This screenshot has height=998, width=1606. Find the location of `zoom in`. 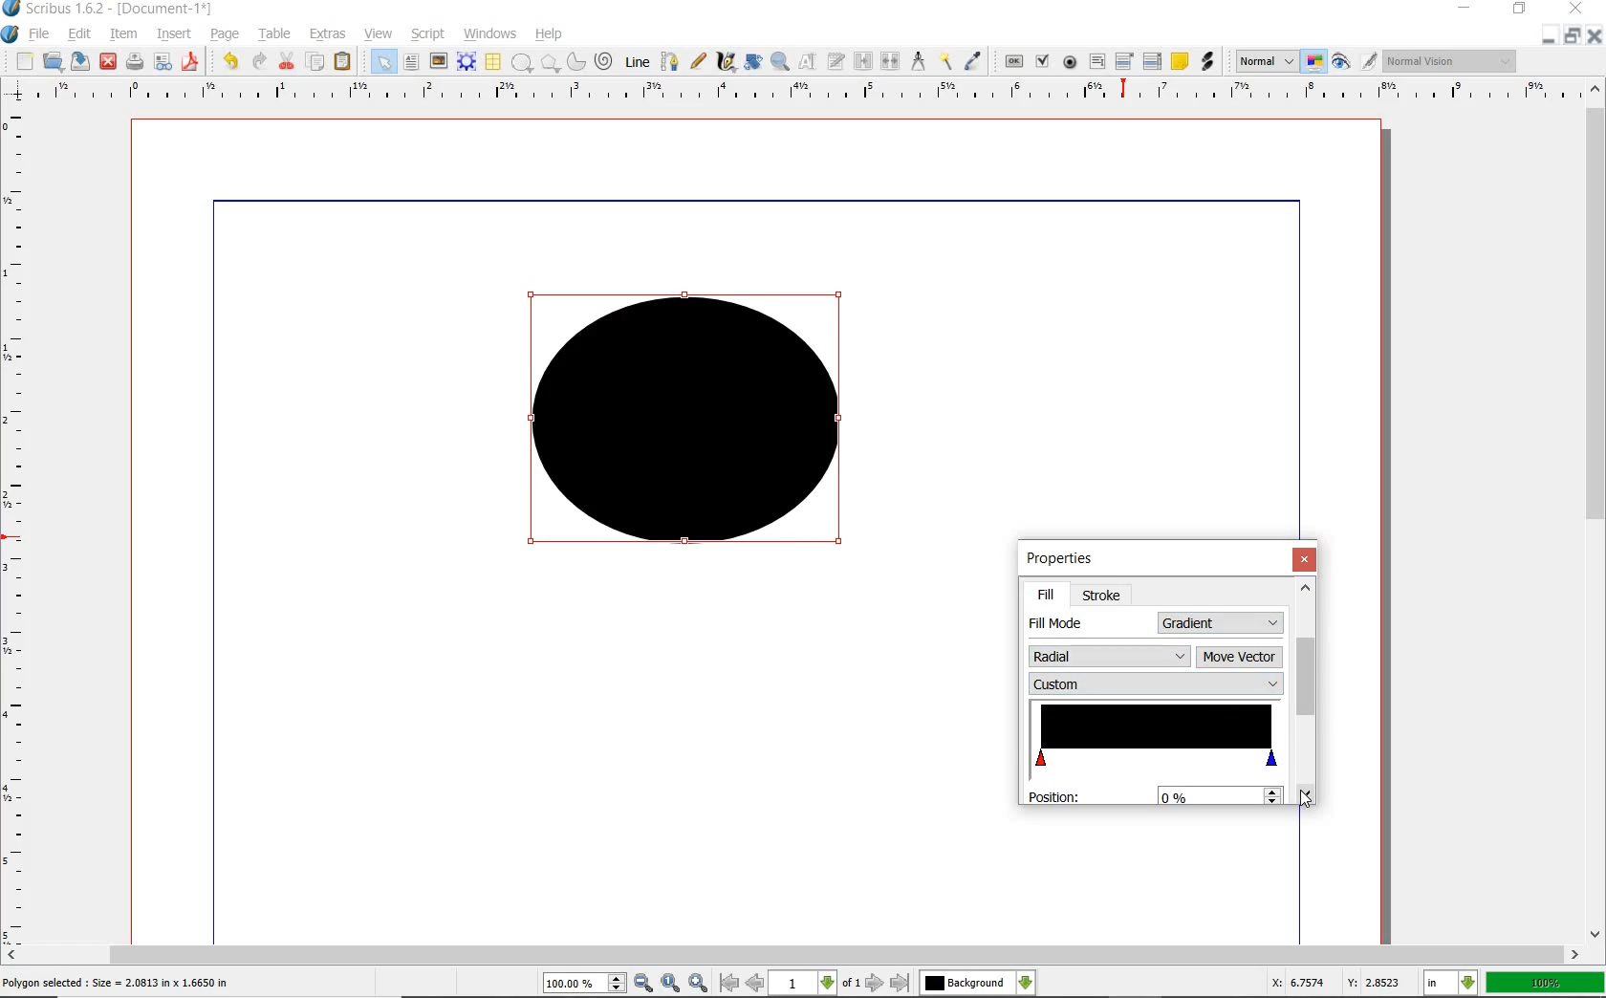

zoom in is located at coordinates (700, 982).